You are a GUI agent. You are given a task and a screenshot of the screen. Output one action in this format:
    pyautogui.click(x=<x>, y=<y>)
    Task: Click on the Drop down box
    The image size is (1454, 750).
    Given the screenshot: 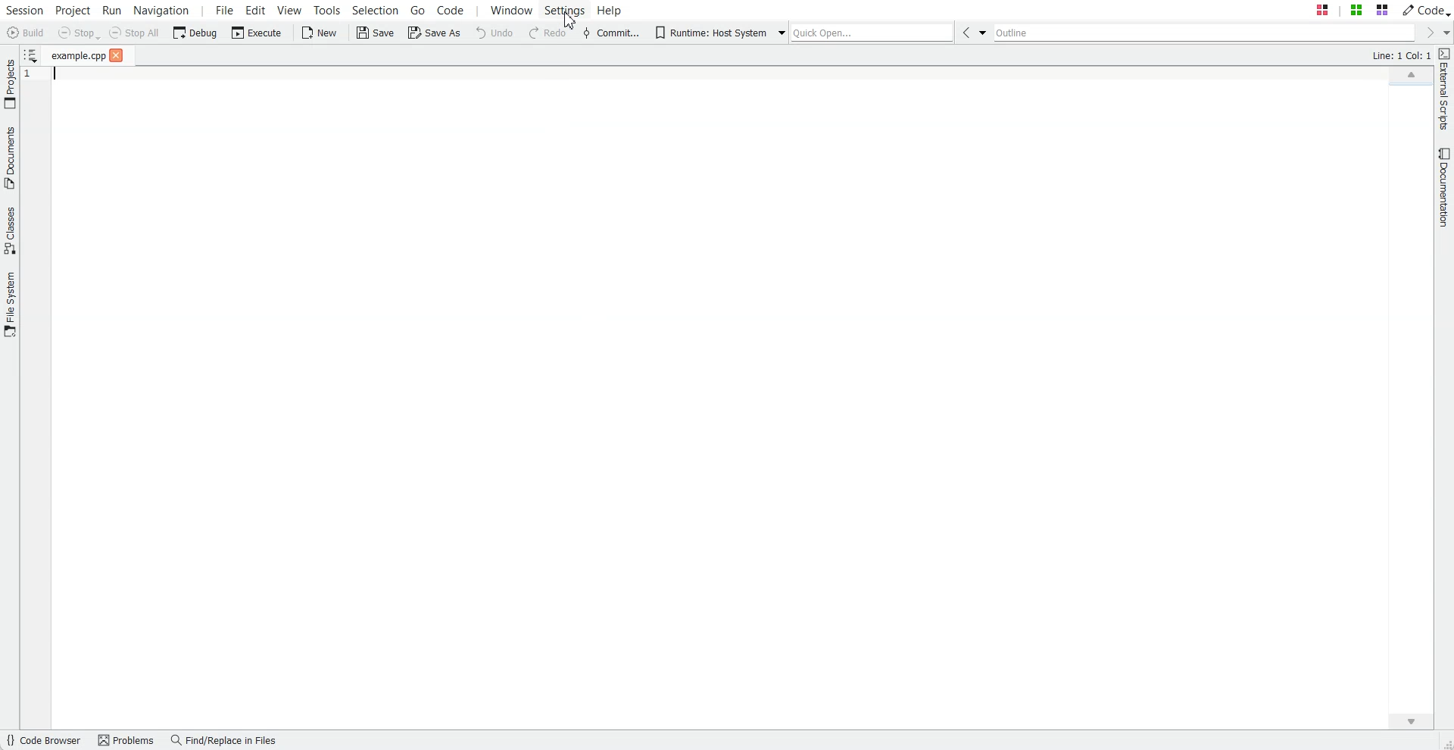 What is the action you would take?
    pyautogui.click(x=981, y=32)
    